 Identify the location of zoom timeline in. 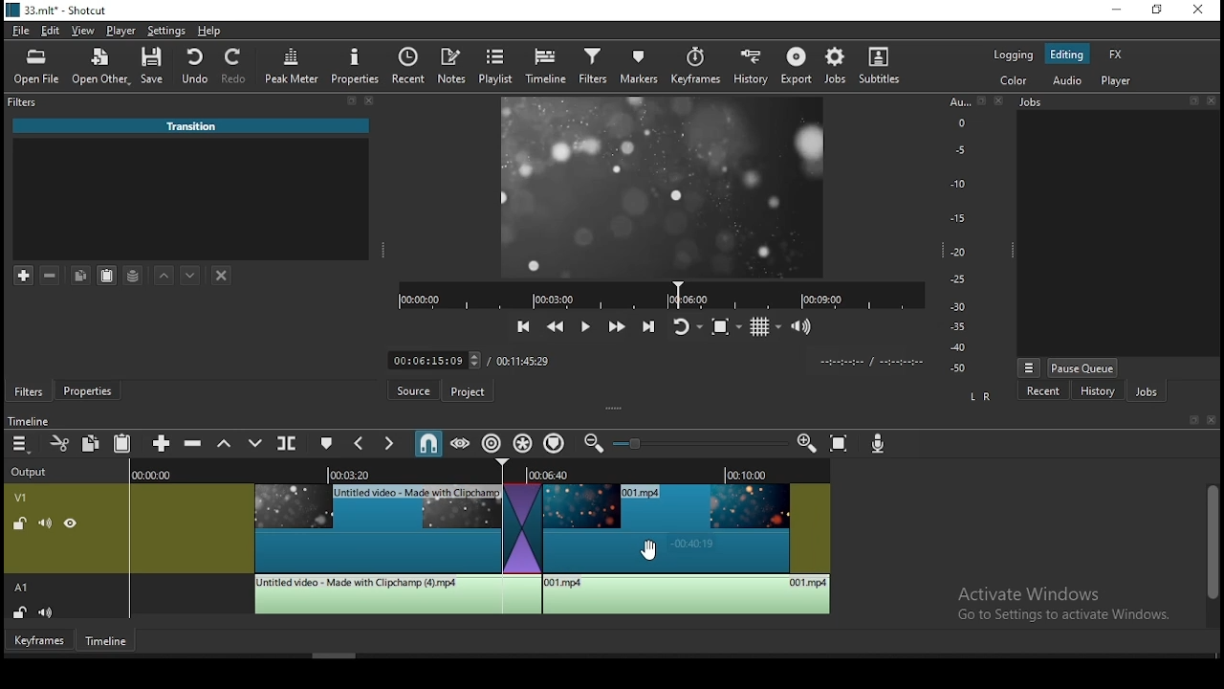
(808, 444).